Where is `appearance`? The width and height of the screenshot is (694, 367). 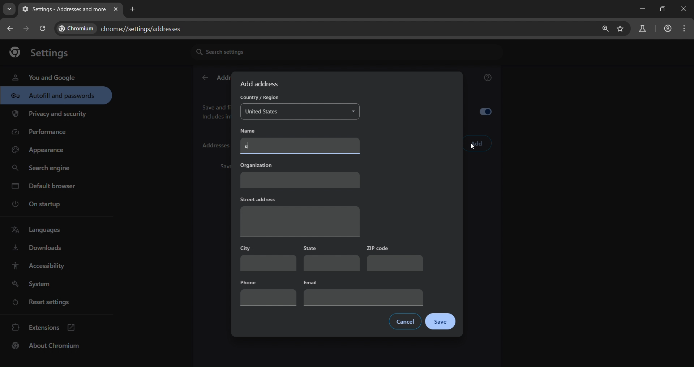
appearance is located at coordinates (40, 150).